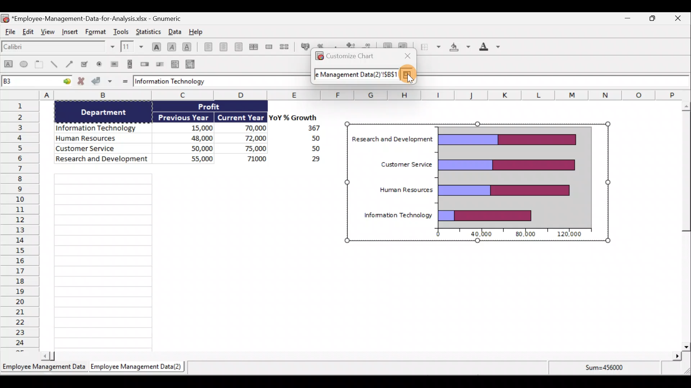 This screenshot has height=388, width=691. Describe the element at coordinates (128, 64) in the screenshot. I see `Create a scrollbar` at that location.